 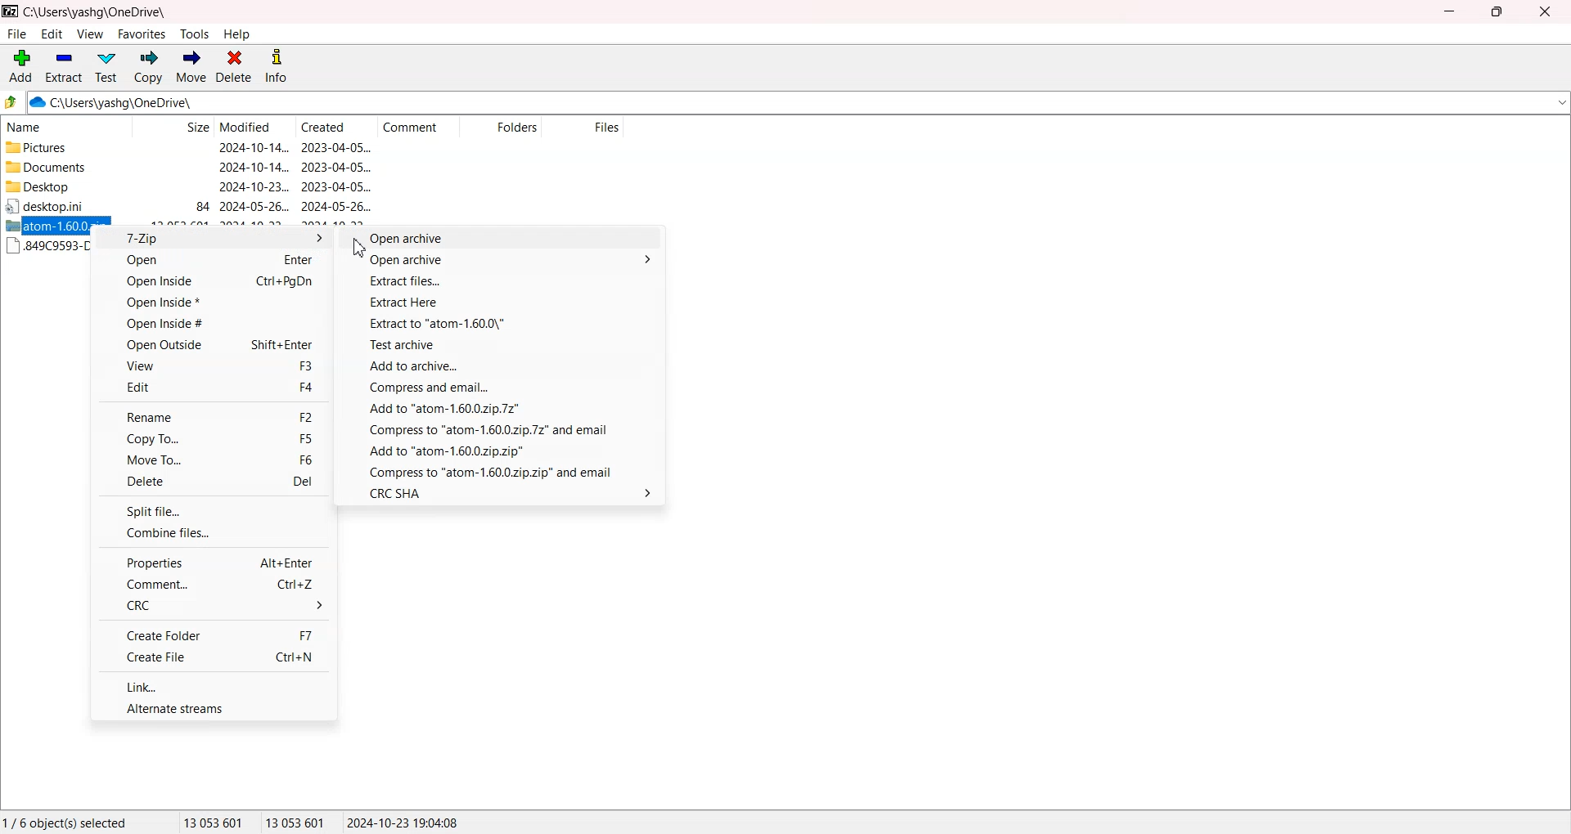 I want to click on 2024-05-26, so click(x=337, y=206).